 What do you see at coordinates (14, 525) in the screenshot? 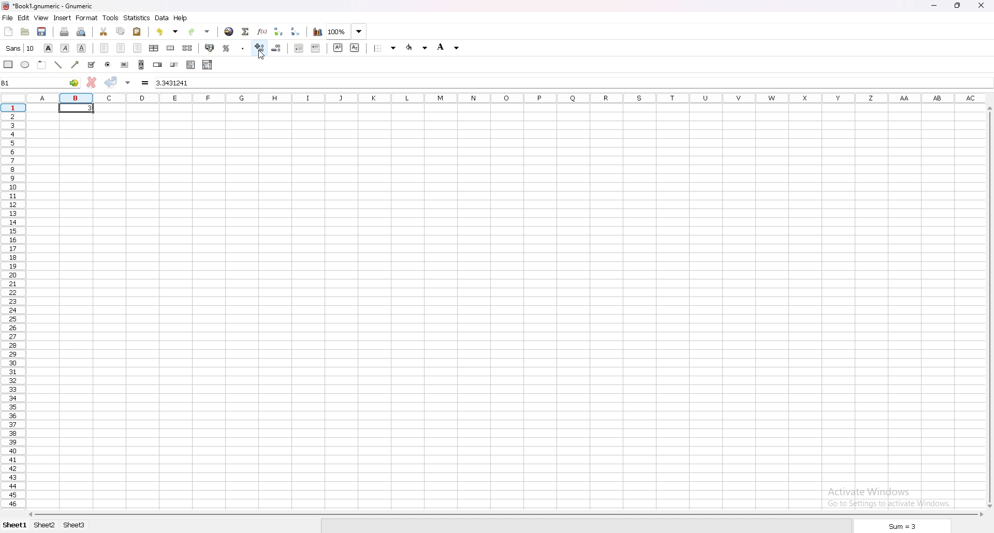
I see `sheet1` at bounding box center [14, 525].